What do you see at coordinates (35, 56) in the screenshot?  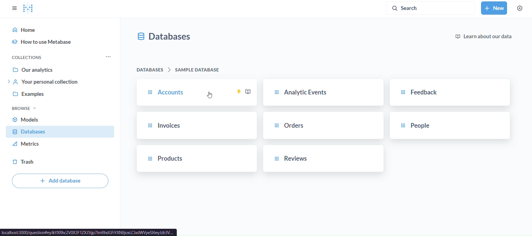 I see `collections` at bounding box center [35, 56].